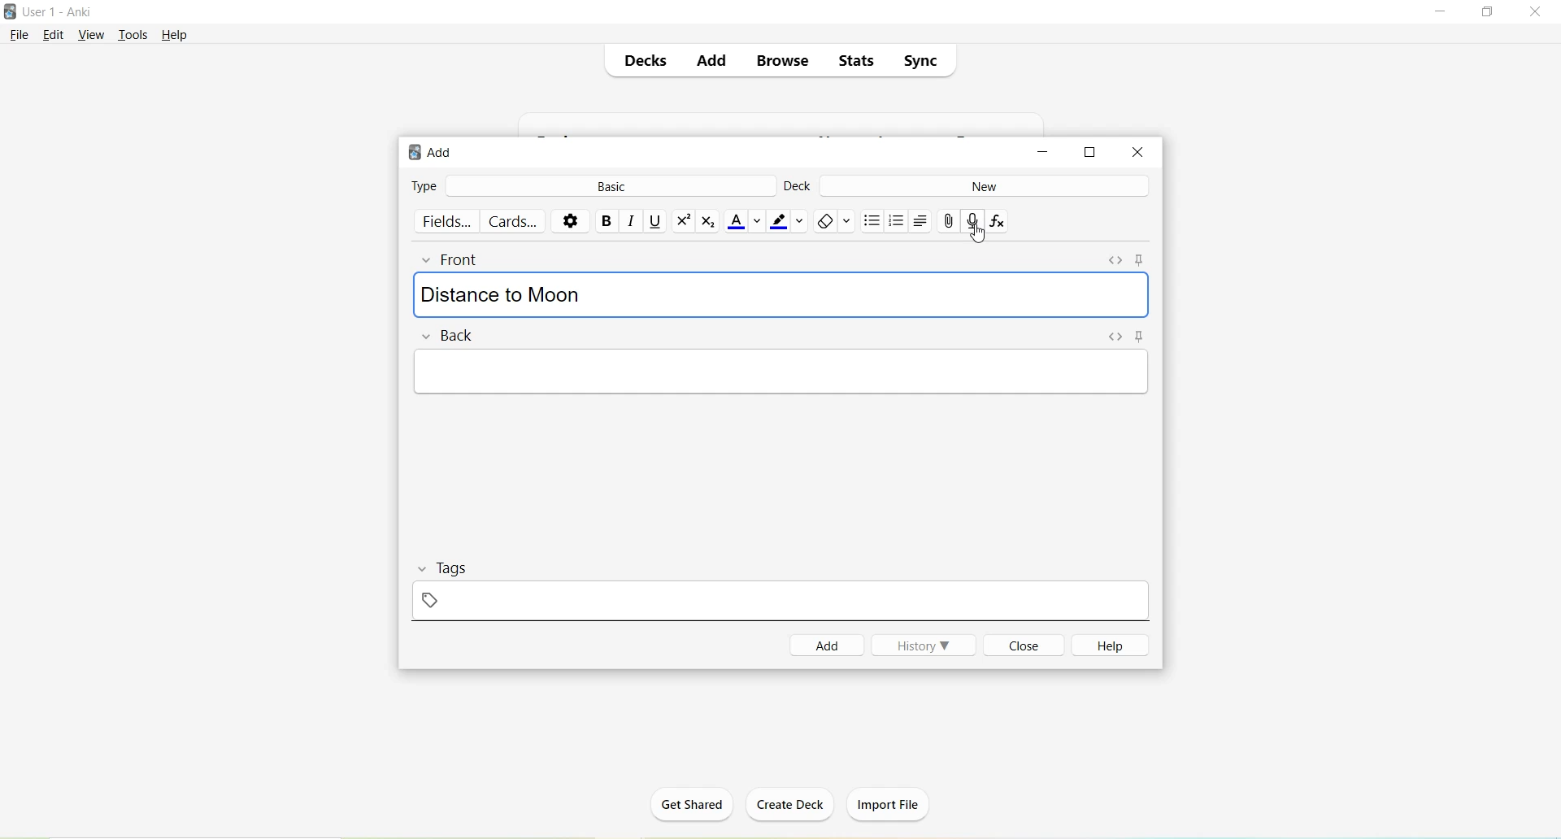 The image size is (1561, 839). Describe the element at coordinates (854, 61) in the screenshot. I see `Stats` at that location.